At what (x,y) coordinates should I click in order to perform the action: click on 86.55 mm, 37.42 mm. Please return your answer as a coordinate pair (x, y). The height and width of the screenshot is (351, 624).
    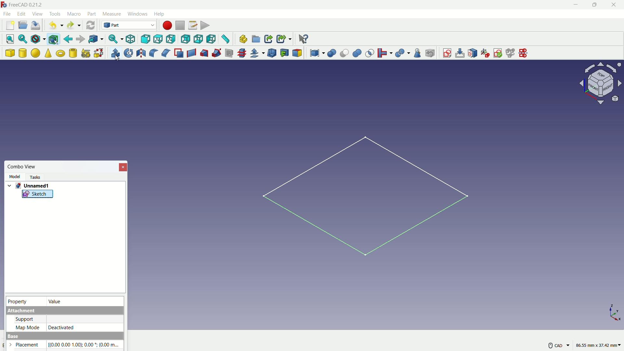
    Looking at the image, I should click on (599, 345).